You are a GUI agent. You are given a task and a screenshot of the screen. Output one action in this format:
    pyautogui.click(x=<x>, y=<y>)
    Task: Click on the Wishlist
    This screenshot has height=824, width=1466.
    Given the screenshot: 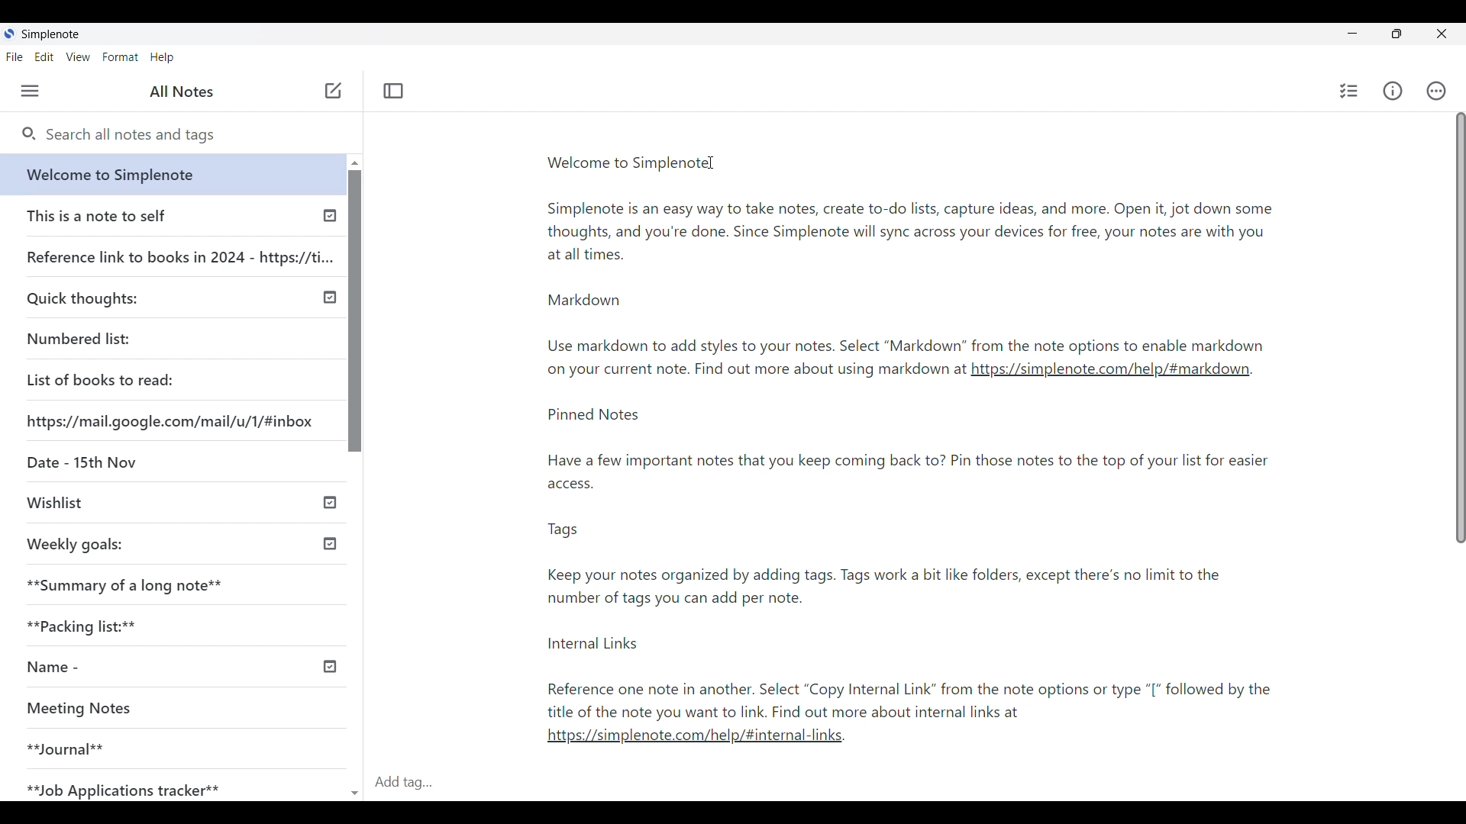 What is the action you would take?
    pyautogui.click(x=54, y=501)
    